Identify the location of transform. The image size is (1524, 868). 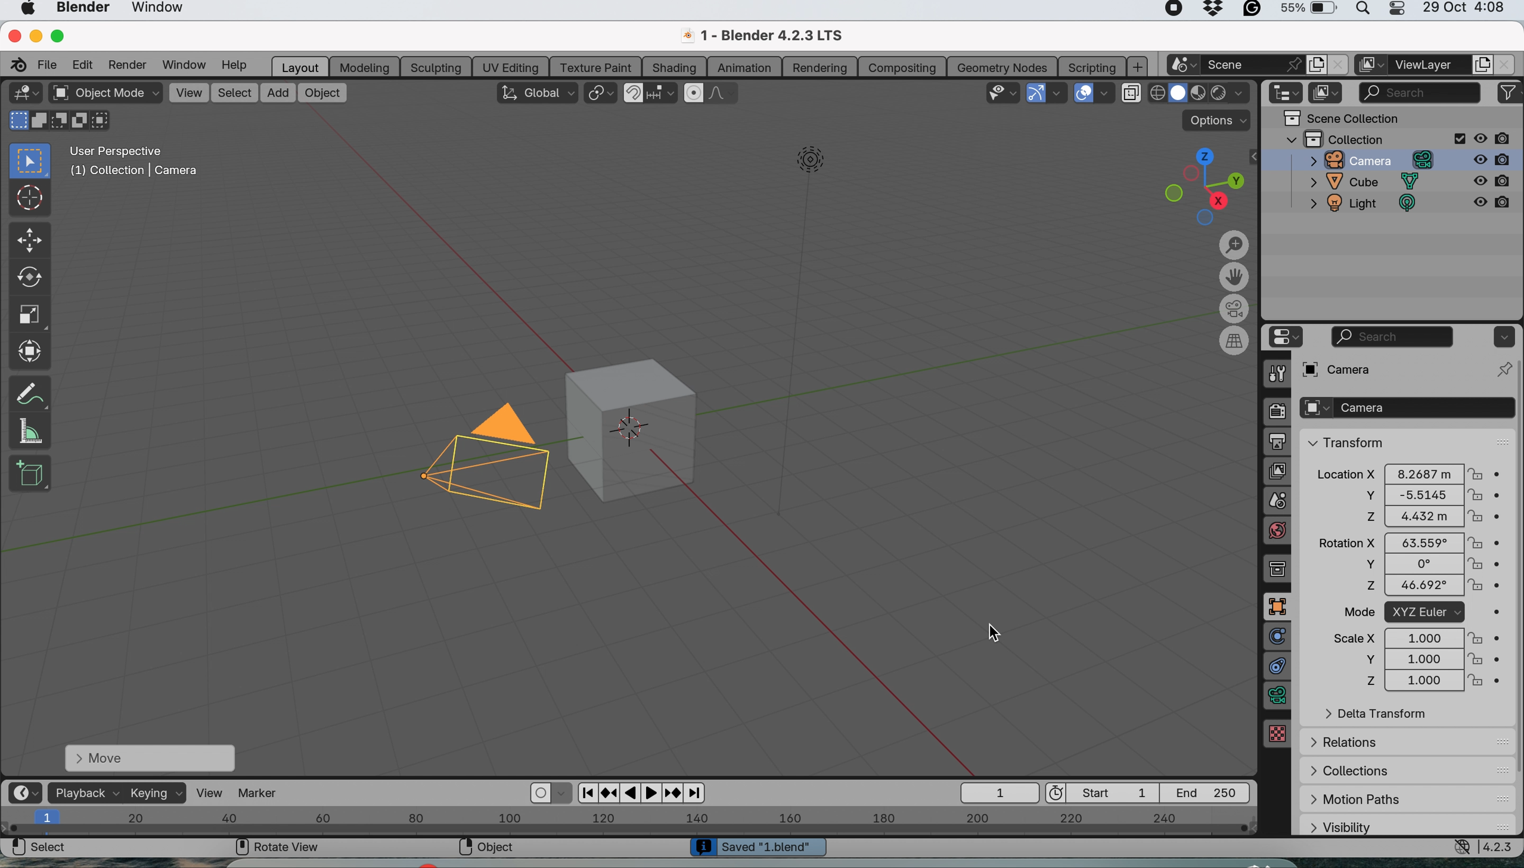
(29, 350).